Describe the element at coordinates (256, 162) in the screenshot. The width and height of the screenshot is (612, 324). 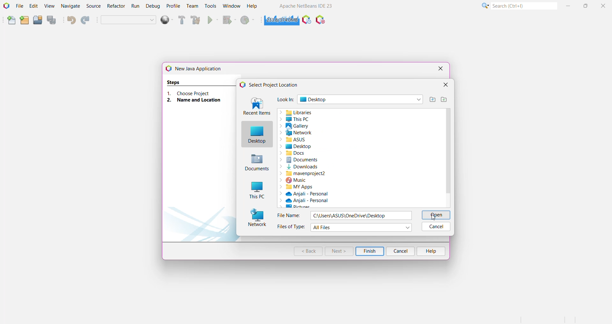
I see `` at that location.